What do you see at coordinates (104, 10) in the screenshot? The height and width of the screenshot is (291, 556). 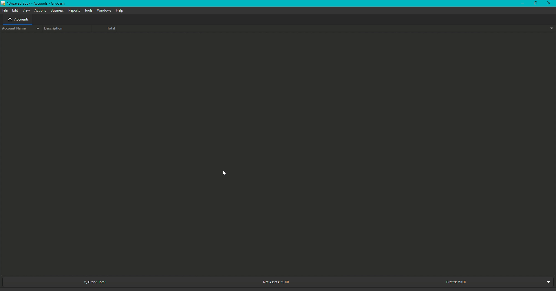 I see `Windows` at bounding box center [104, 10].